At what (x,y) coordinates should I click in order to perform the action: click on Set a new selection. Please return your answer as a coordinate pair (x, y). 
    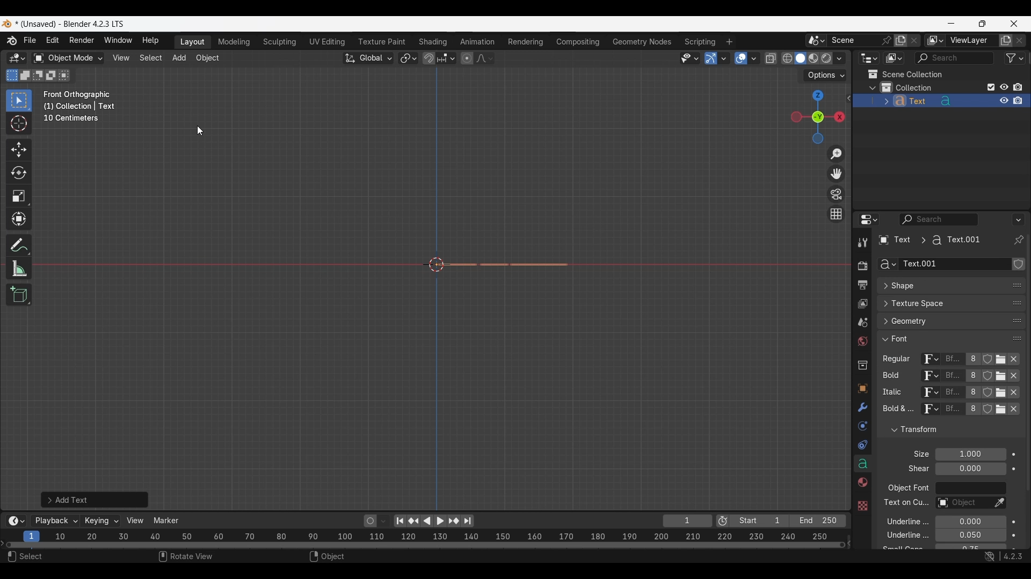
    Looking at the image, I should click on (12, 75).